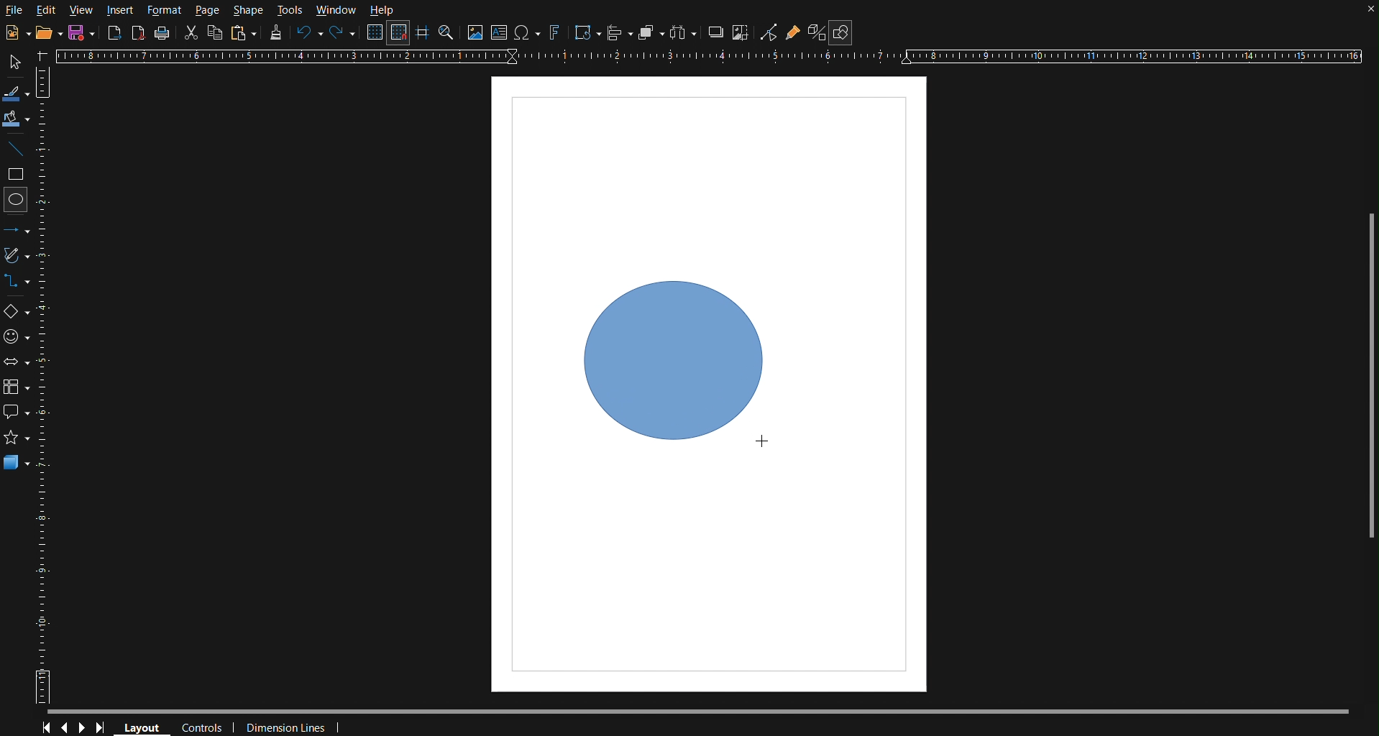  What do you see at coordinates (17, 203) in the screenshot?
I see `Circle` at bounding box center [17, 203].